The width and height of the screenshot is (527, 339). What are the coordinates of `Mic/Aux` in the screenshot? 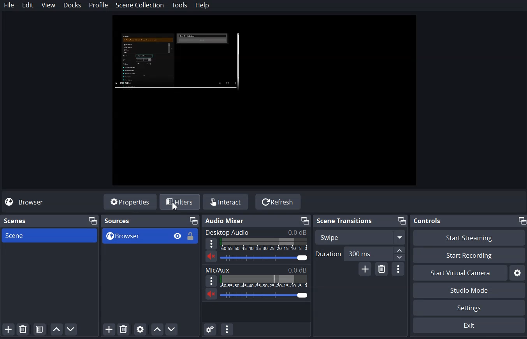 It's located at (256, 269).